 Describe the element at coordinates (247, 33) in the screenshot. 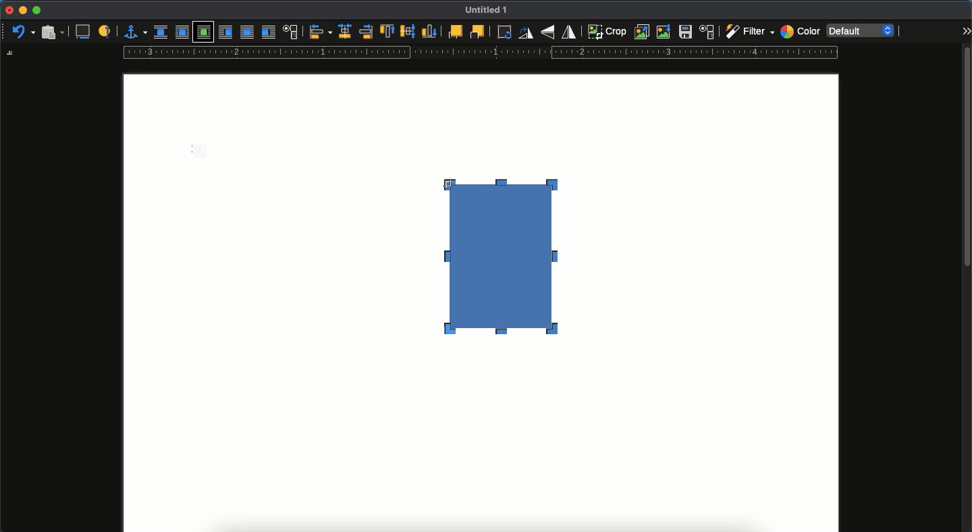

I see `through` at that location.